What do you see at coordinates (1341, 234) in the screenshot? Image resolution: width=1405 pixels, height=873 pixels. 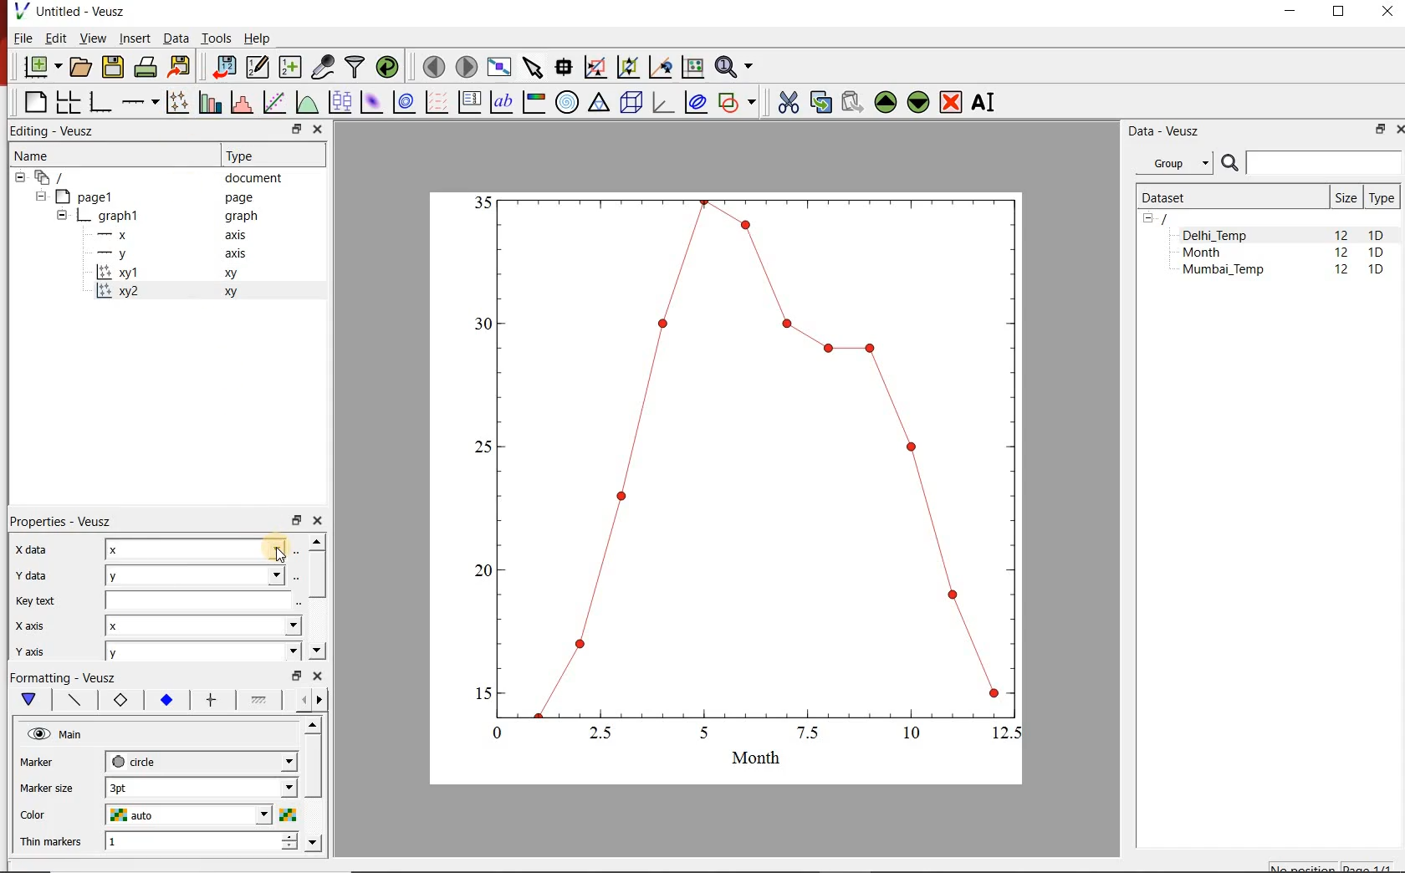 I see `12` at bounding box center [1341, 234].